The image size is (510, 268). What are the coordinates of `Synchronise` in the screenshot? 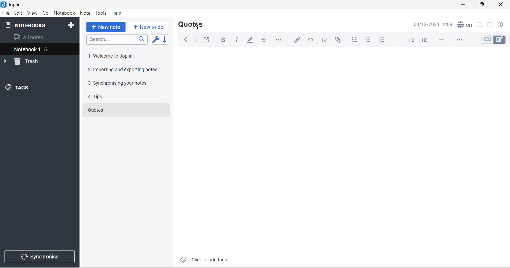 It's located at (41, 257).